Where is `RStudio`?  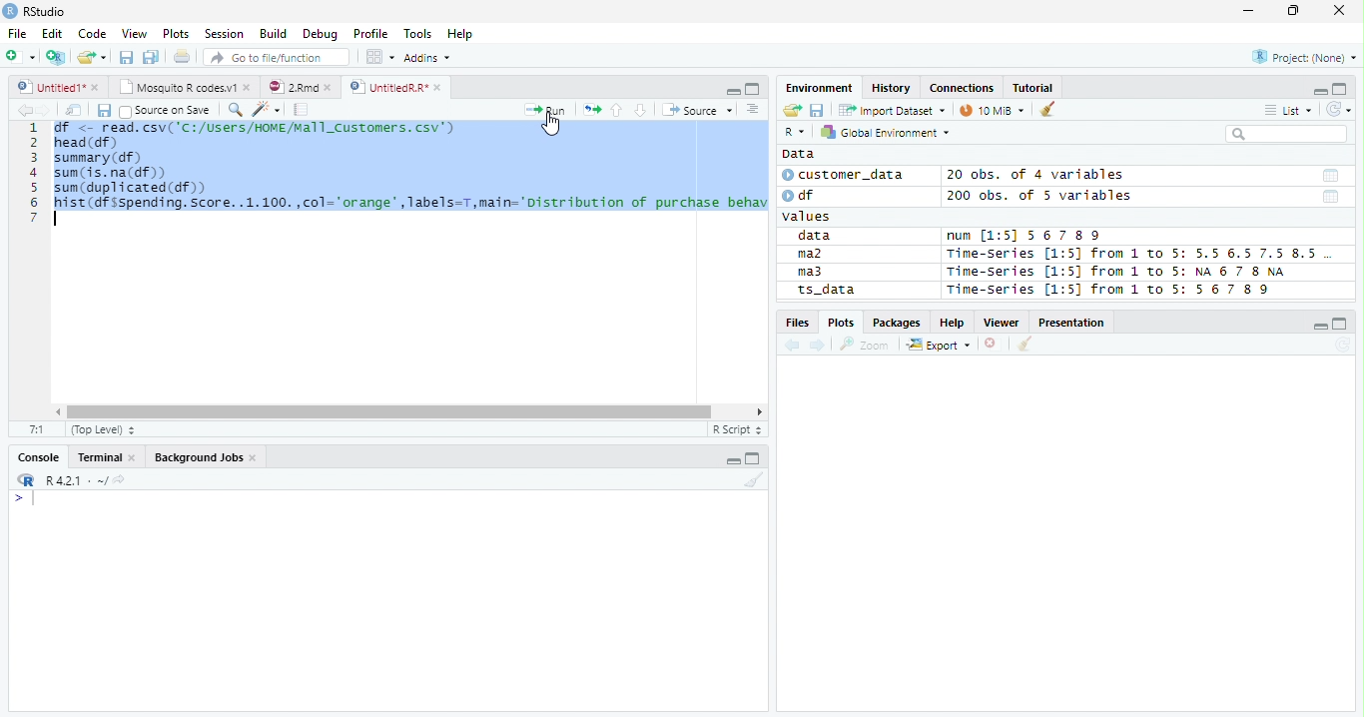
RStudio is located at coordinates (35, 12).